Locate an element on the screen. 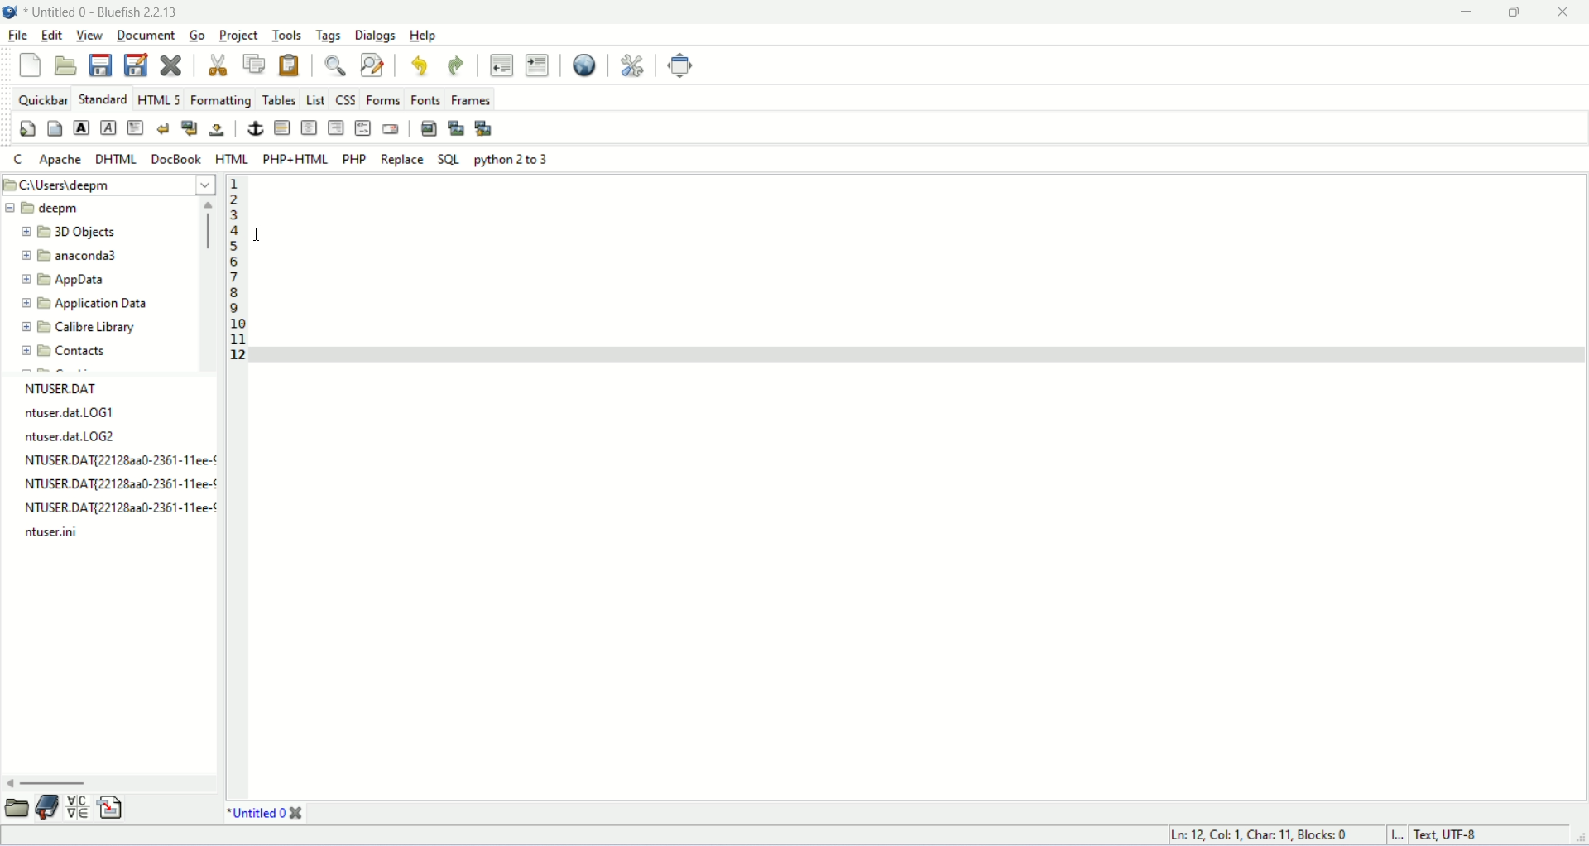 The width and height of the screenshot is (1589, 846). folder name is located at coordinates (100, 303).